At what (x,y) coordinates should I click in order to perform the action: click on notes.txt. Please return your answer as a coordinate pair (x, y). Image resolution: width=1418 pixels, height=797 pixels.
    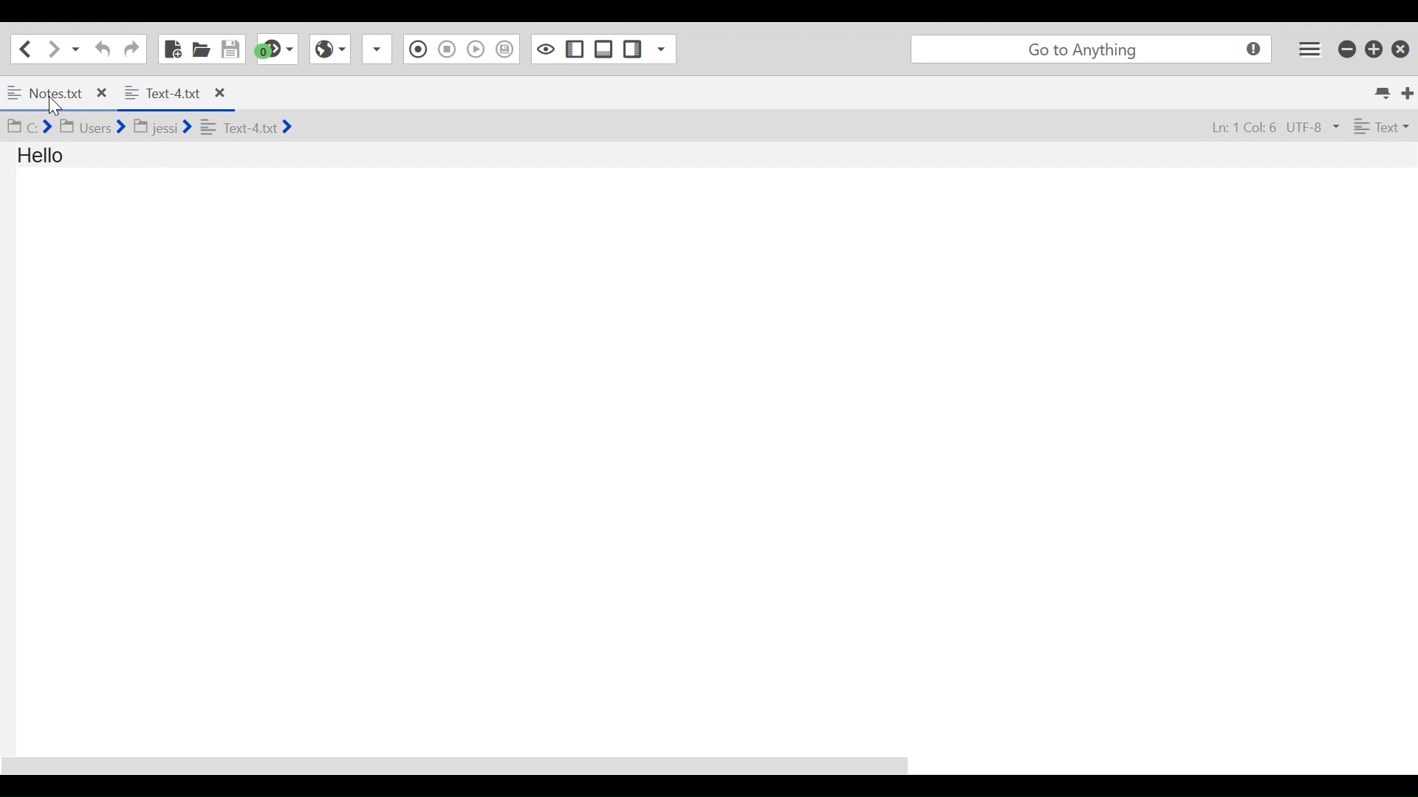
    Looking at the image, I should click on (247, 126).